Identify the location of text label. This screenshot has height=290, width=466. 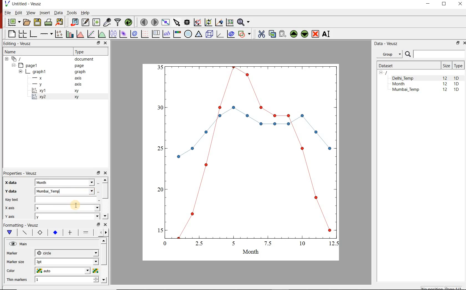
(166, 34).